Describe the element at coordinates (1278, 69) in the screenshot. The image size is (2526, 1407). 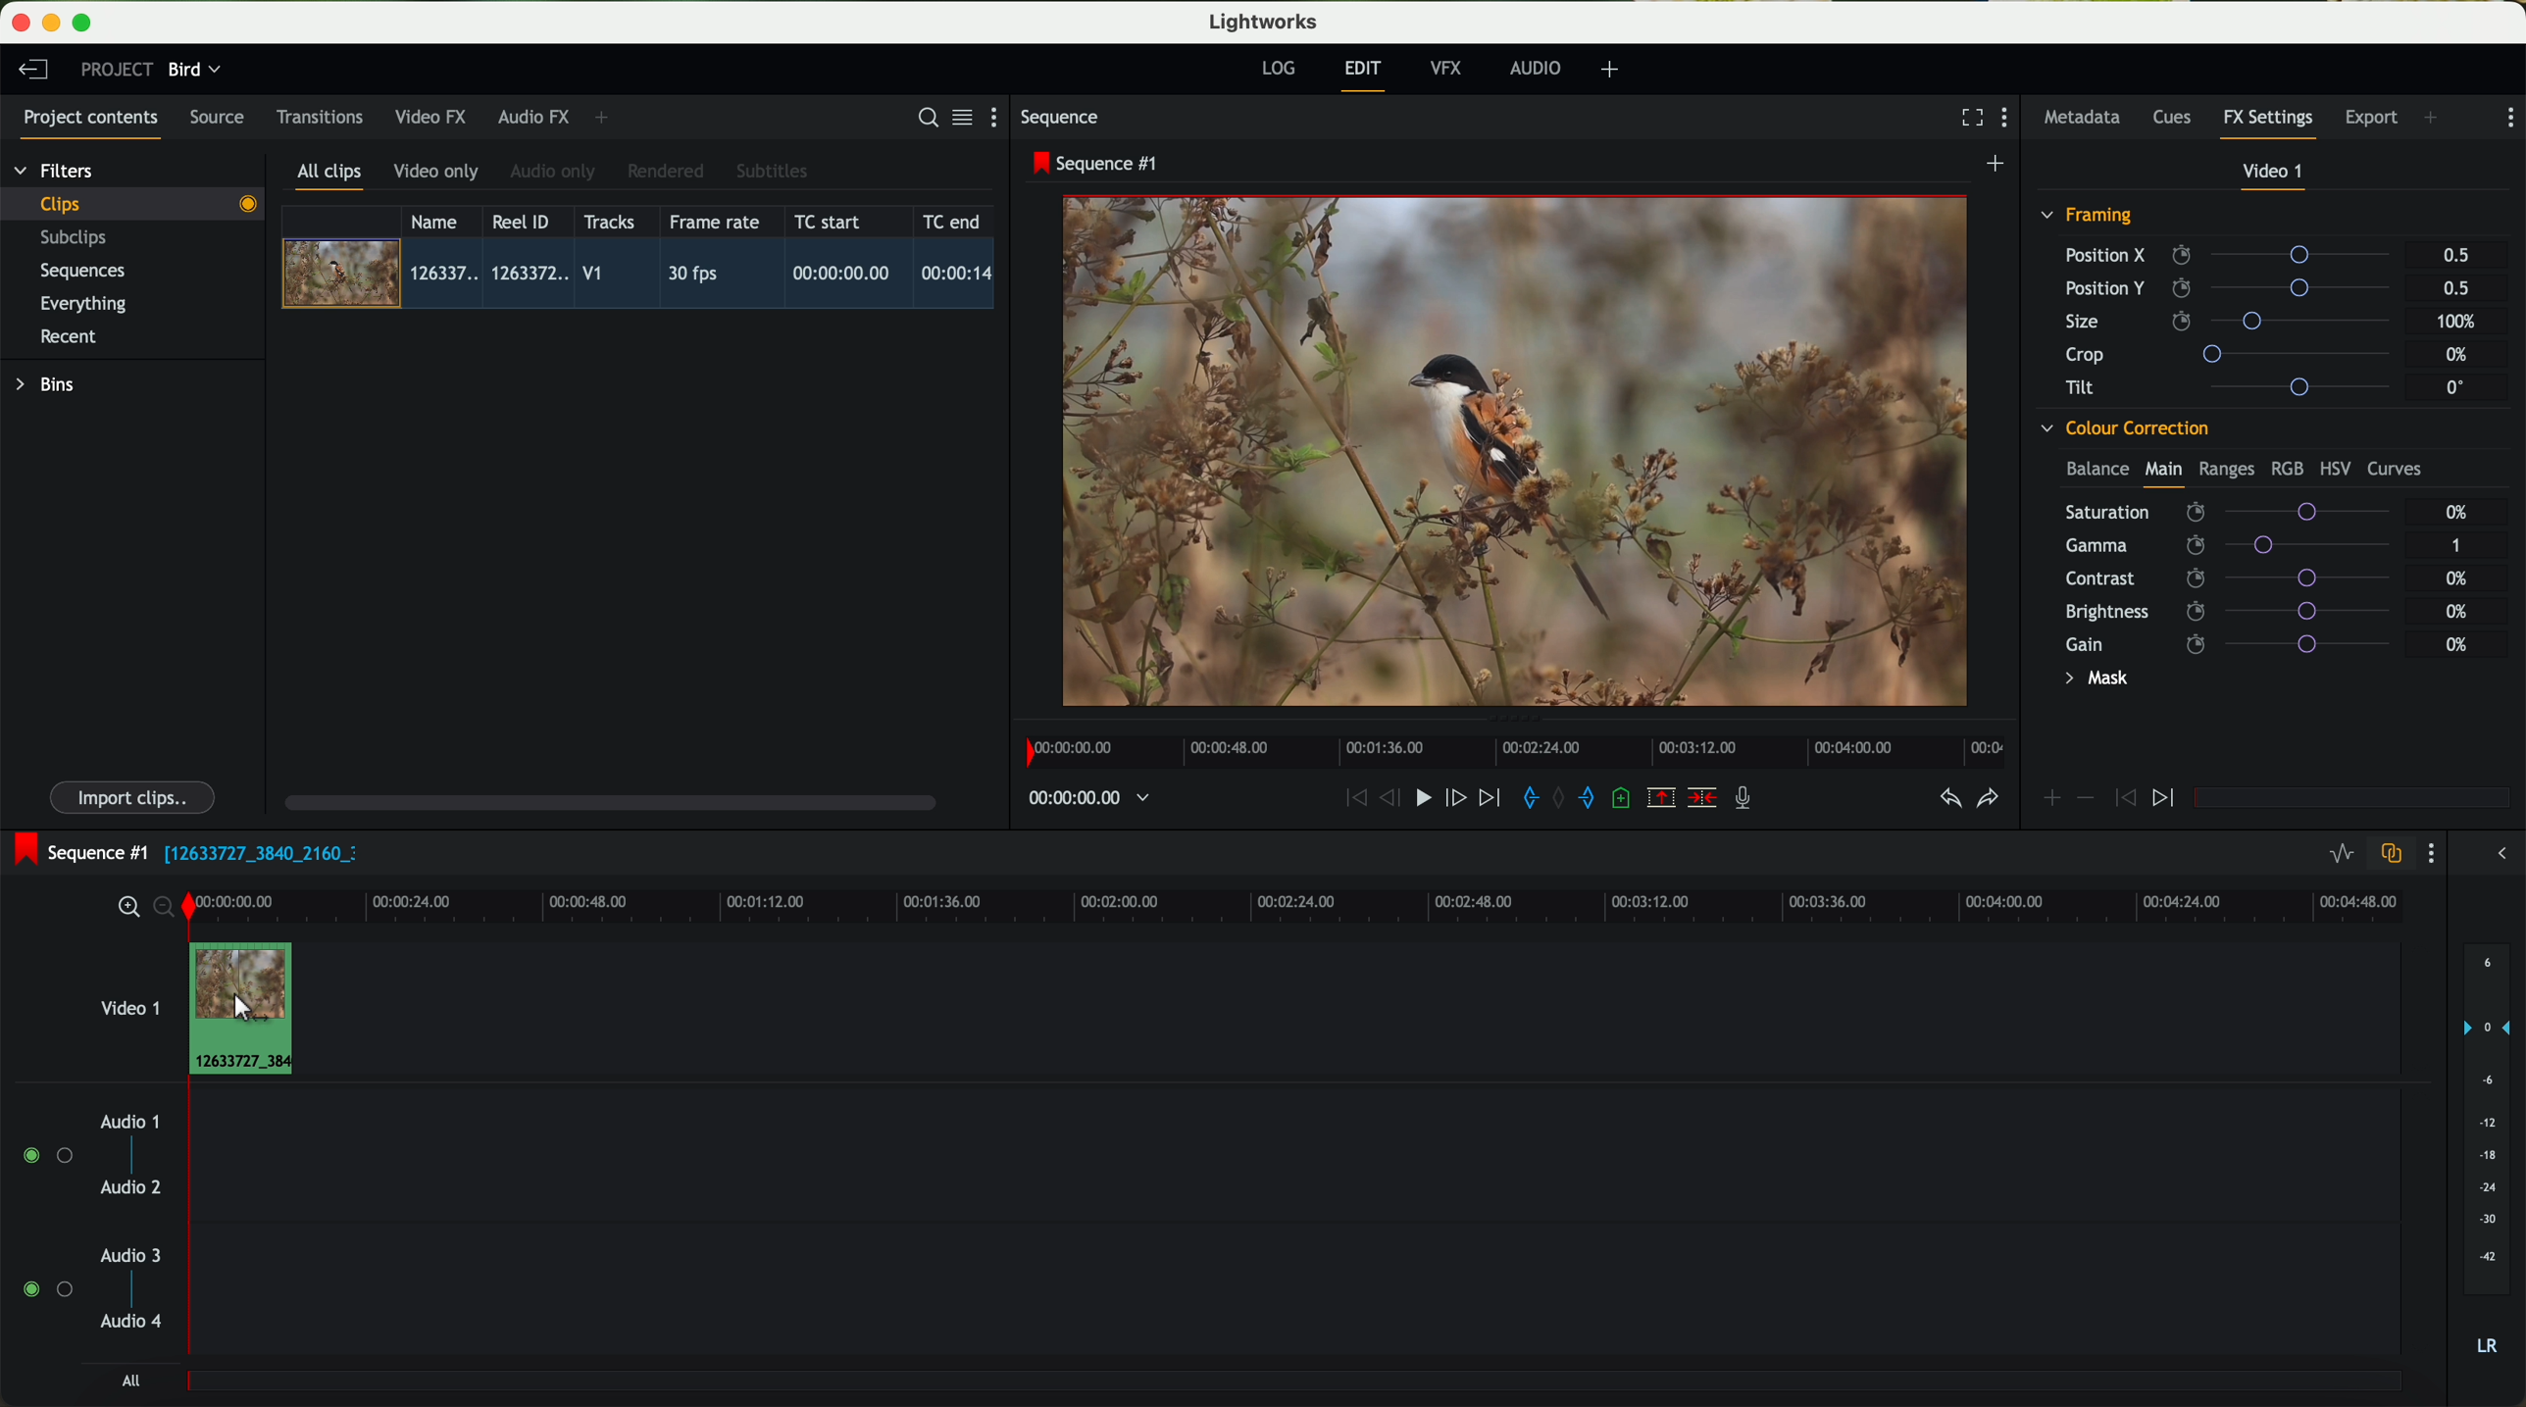
I see `log` at that location.